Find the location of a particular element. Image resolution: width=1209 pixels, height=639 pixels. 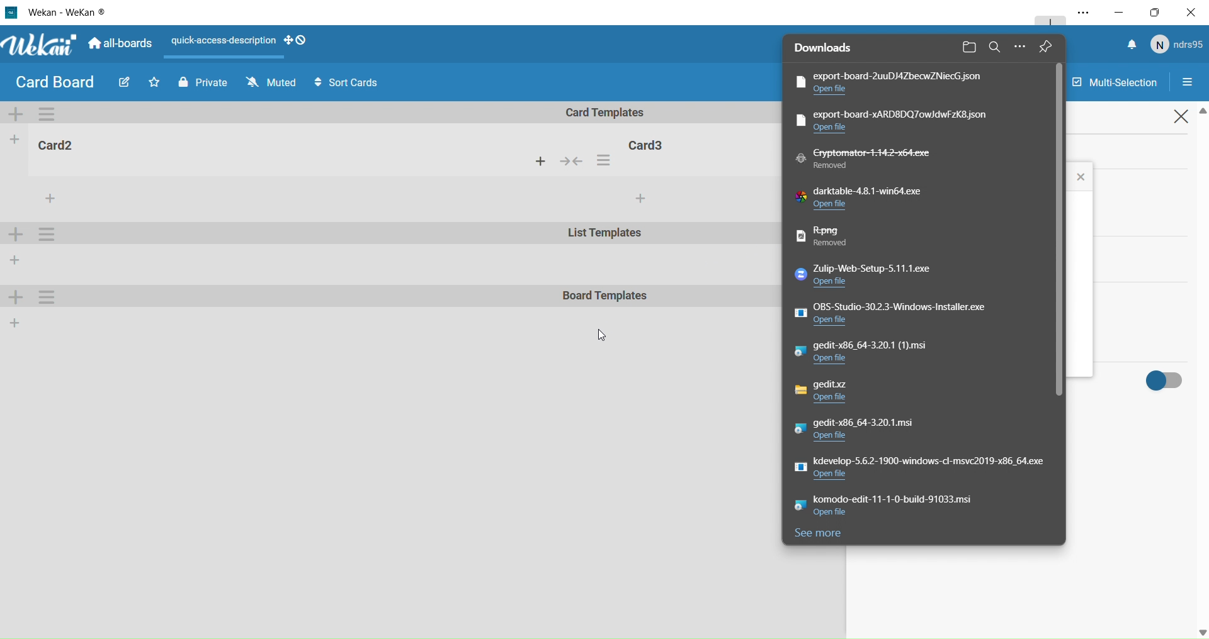

box is located at coordinates (1159, 12).